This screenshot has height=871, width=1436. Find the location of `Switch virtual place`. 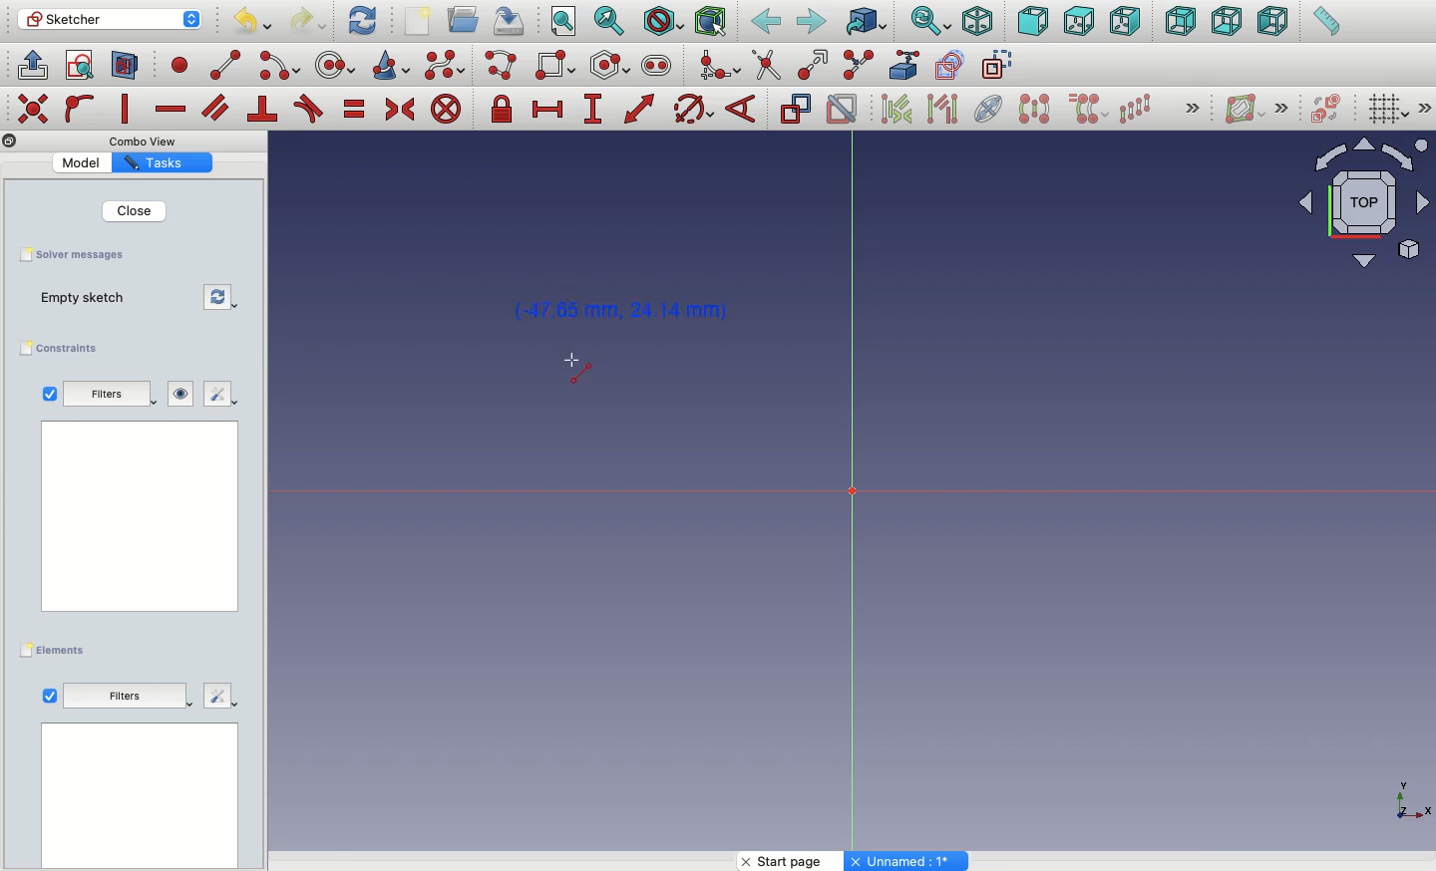

Switch virtual place is located at coordinates (1327, 109).